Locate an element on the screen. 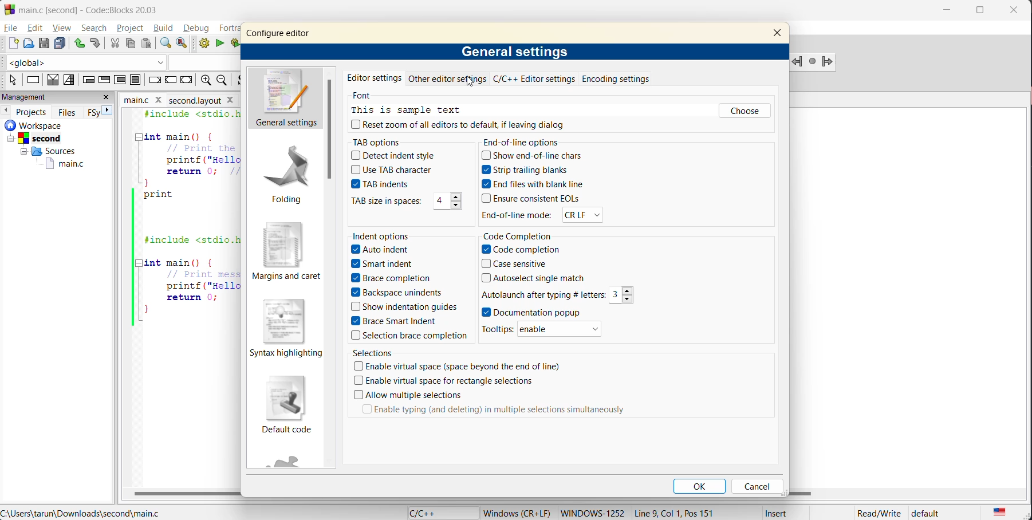 This screenshot has width=1032, height=520. zoom in is located at coordinates (223, 82).